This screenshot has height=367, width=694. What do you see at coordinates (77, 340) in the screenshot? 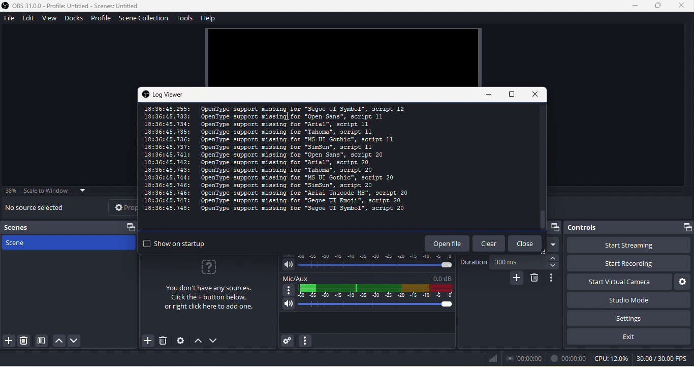
I see `down` at bounding box center [77, 340].